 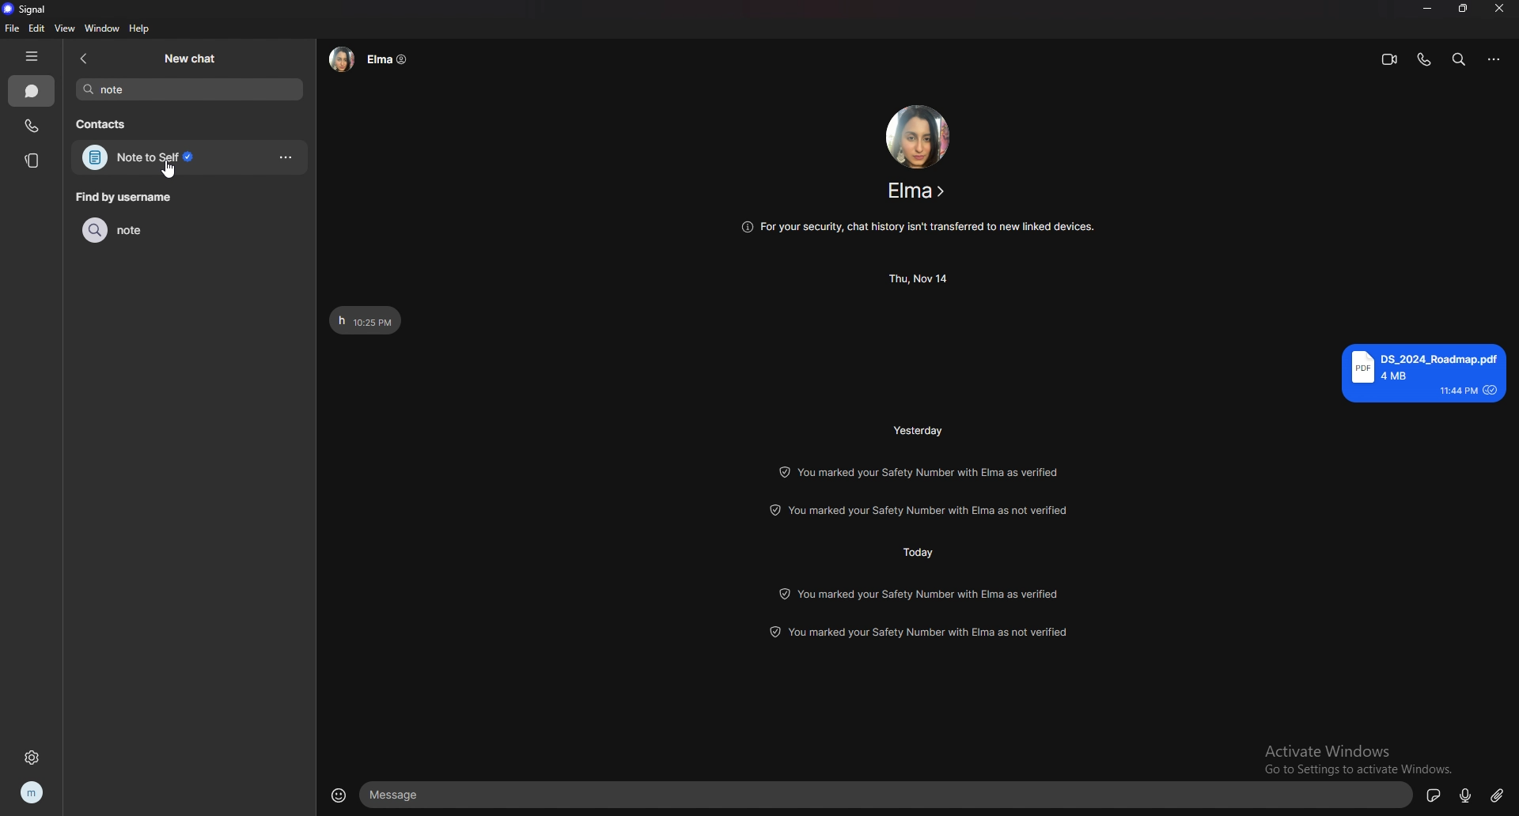 I want to click on file, so click(x=11, y=28).